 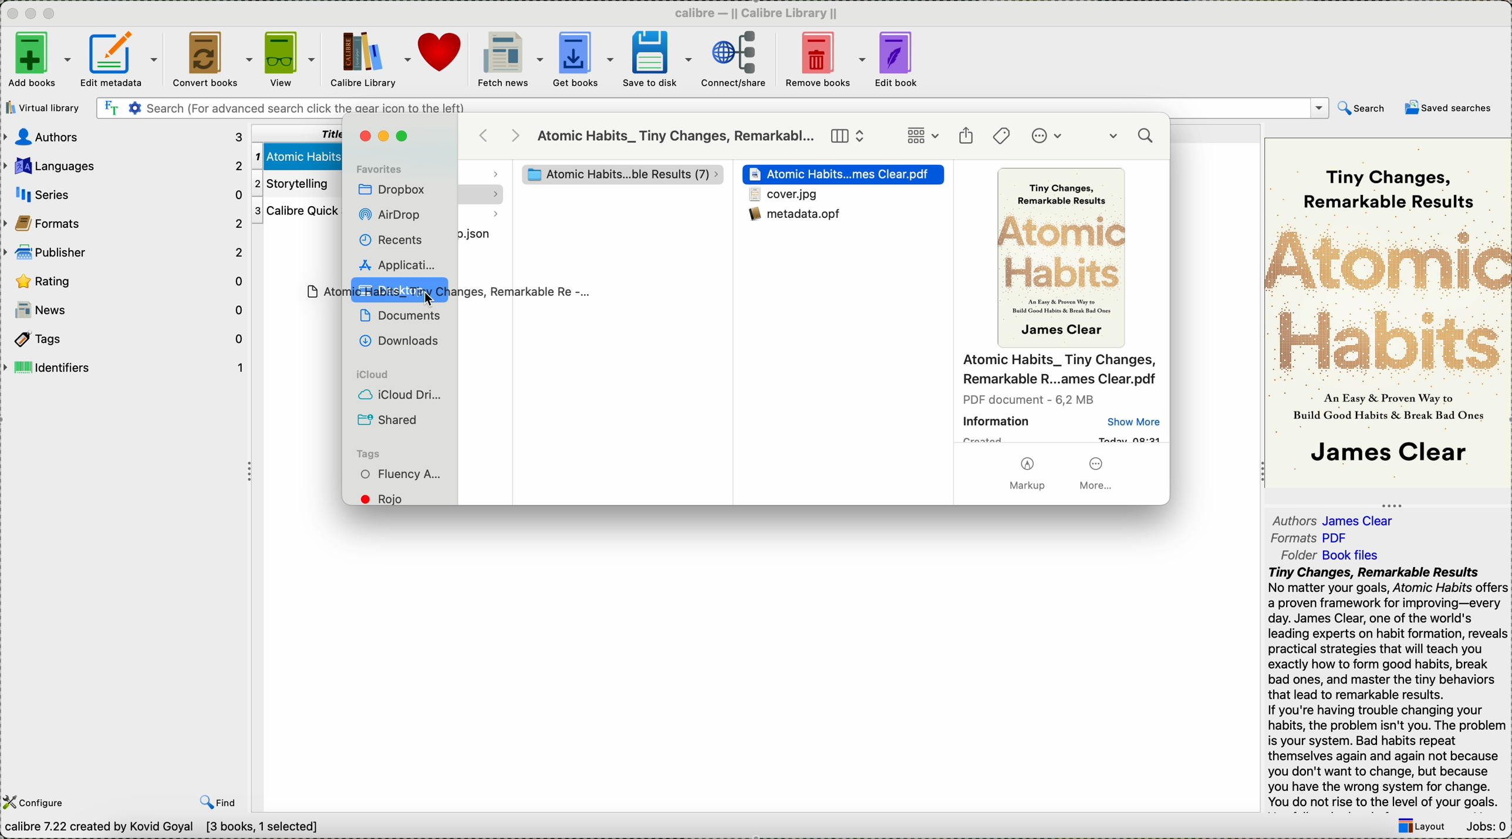 I want to click on cursor, so click(x=433, y=299).